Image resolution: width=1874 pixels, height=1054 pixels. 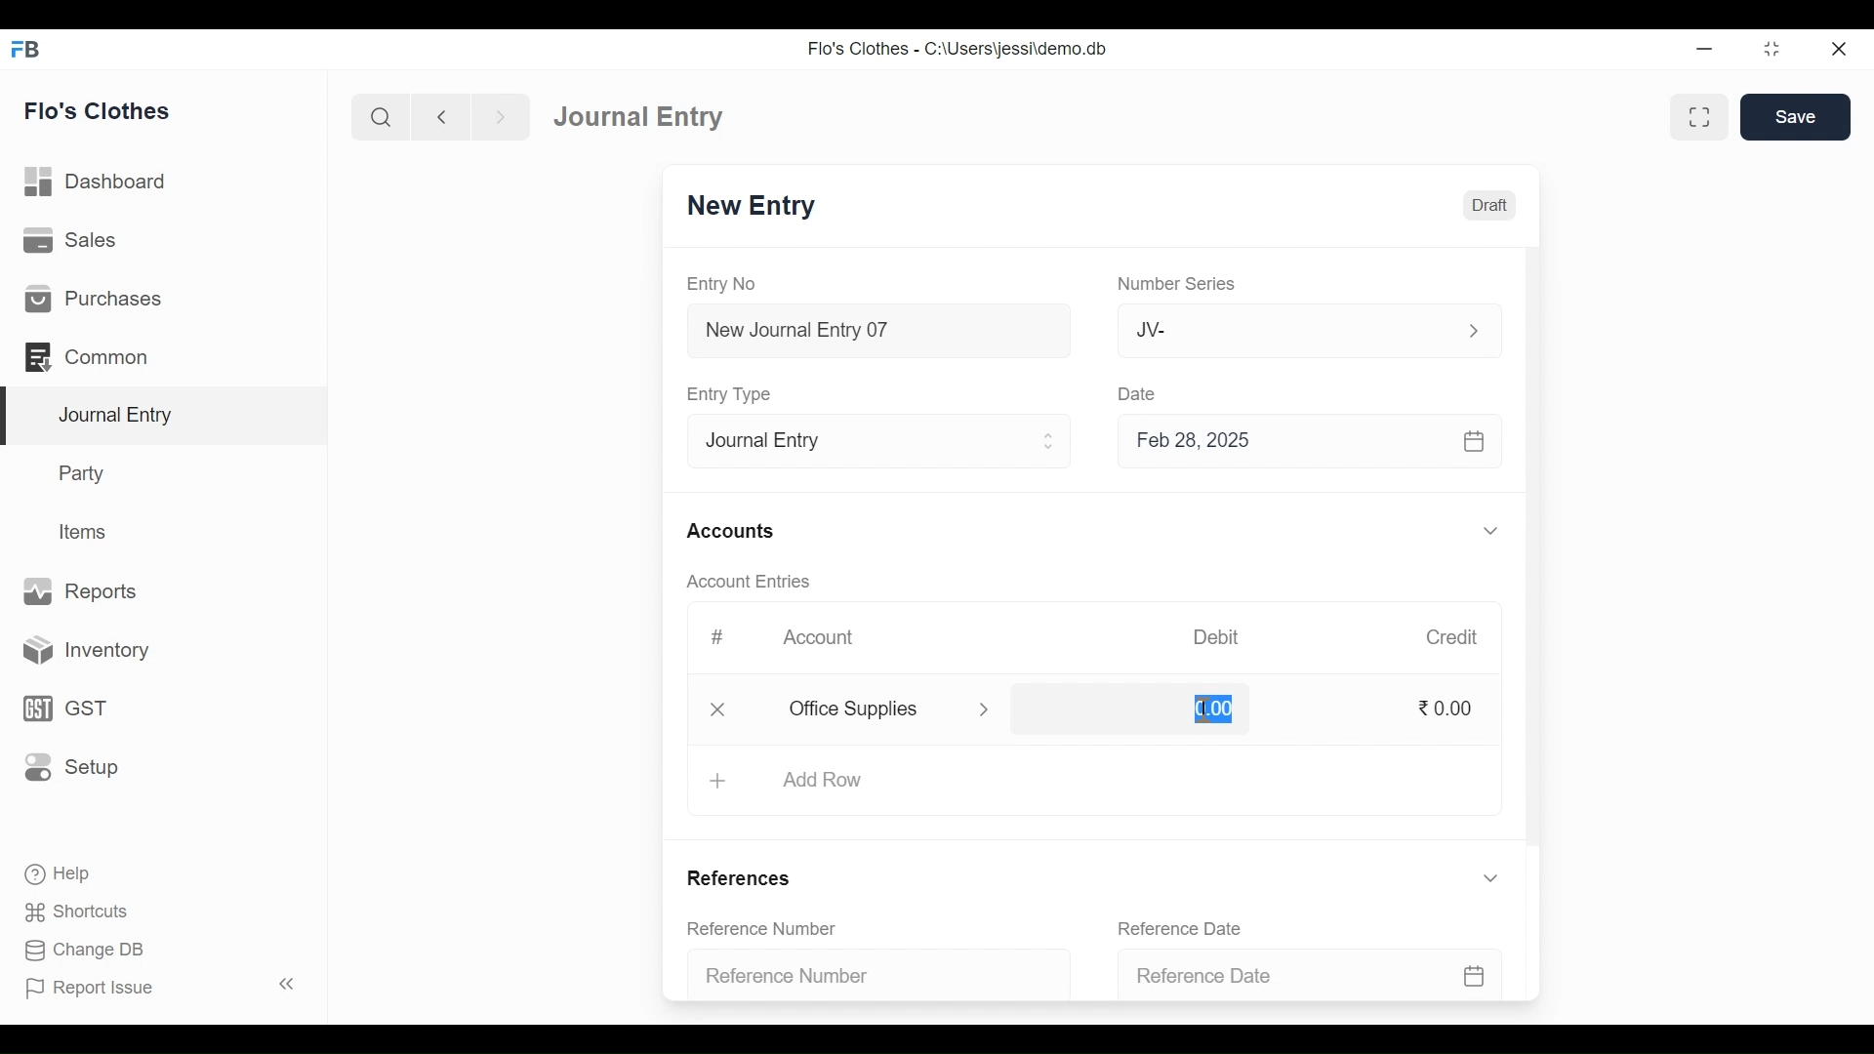 I want to click on Reference Date, so click(x=1179, y=927).